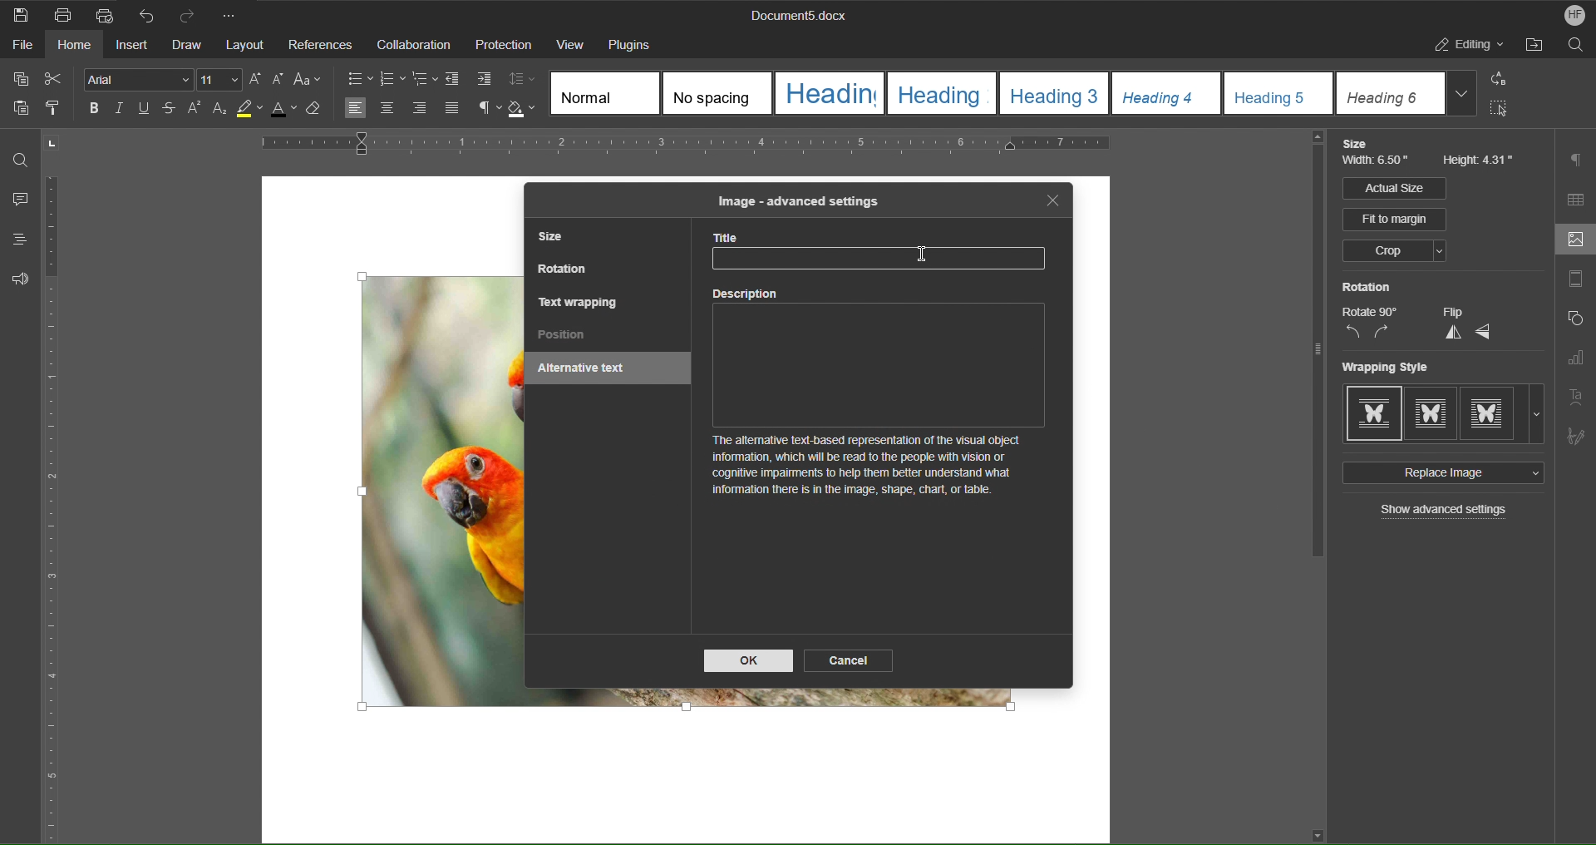 This screenshot has height=845, width=1596. Describe the element at coordinates (1384, 367) in the screenshot. I see `` at that location.